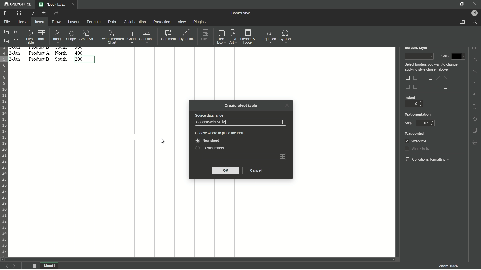 The image size is (481, 270). What do you see at coordinates (29, 37) in the screenshot?
I see `Pivot table` at bounding box center [29, 37].